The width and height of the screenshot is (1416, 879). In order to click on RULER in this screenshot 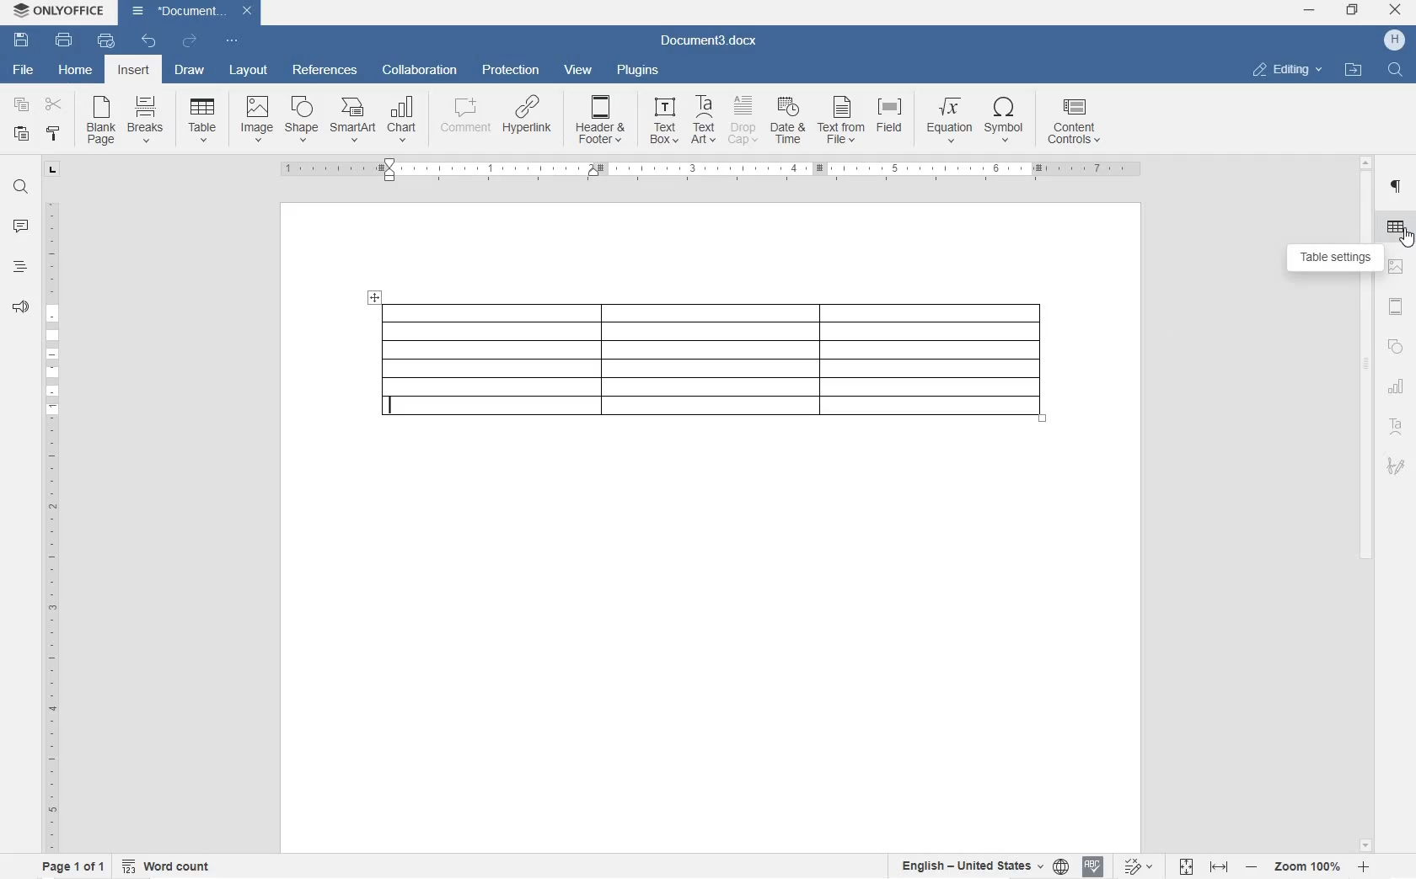, I will do `click(50, 525)`.